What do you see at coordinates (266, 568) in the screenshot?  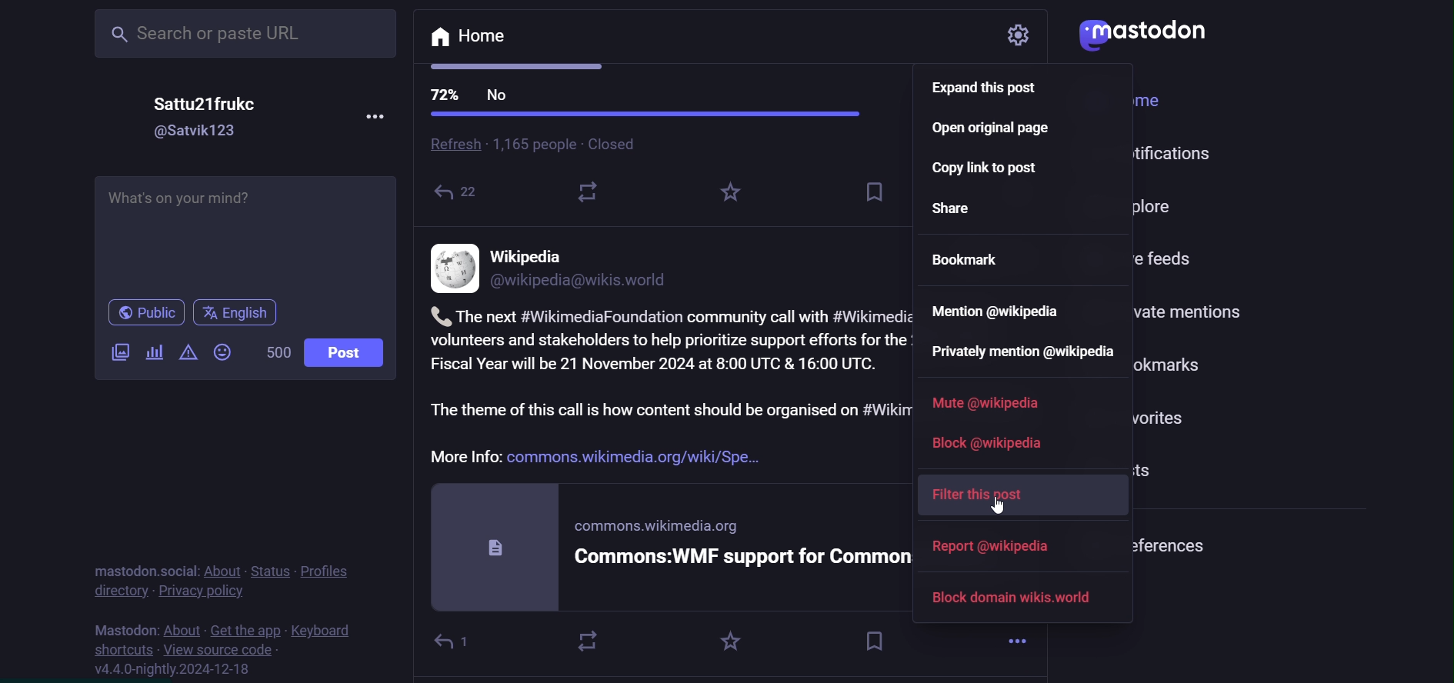 I see `status` at bounding box center [266, 568].